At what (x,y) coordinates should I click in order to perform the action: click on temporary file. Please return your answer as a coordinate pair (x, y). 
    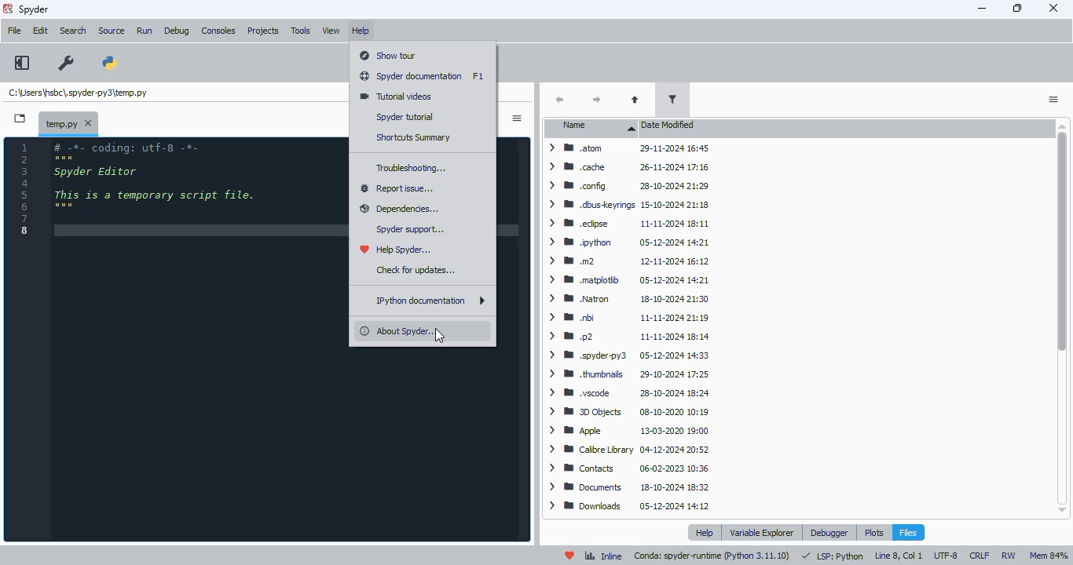
    Looking at the image, I should click on (80, 93).